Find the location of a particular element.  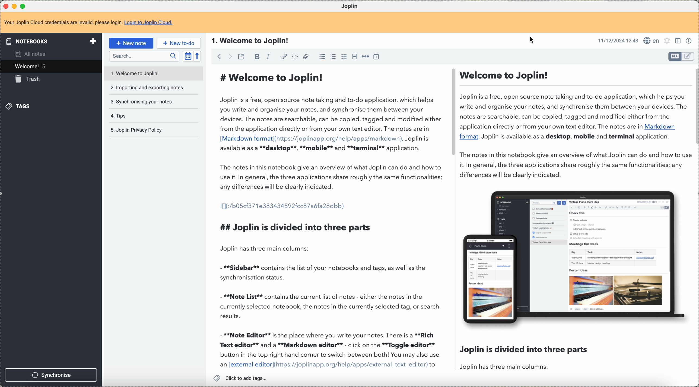

navigate foward is located at coordinates (230, 56).